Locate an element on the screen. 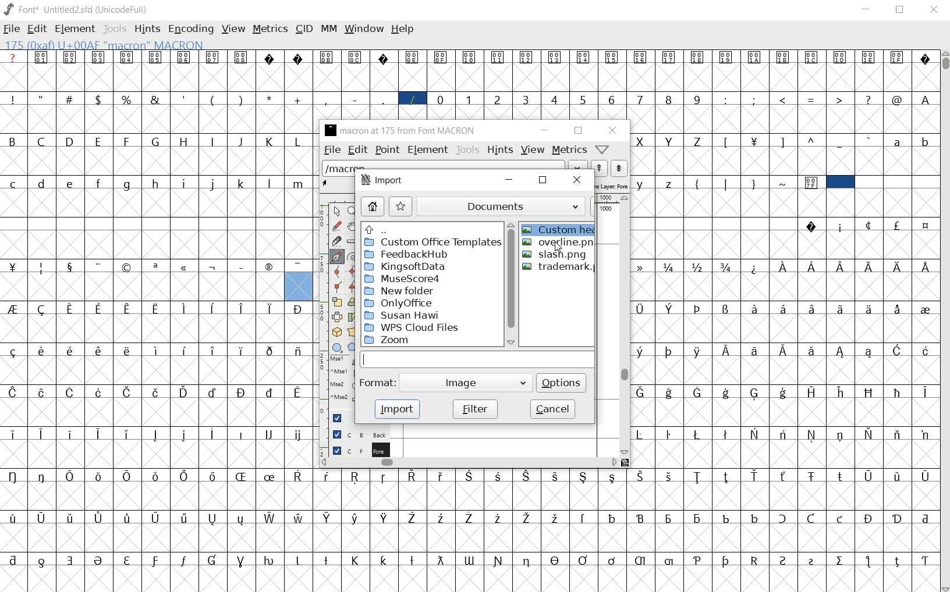 The image size is (950, 592). Symbol is located at coordinates (387, 518).